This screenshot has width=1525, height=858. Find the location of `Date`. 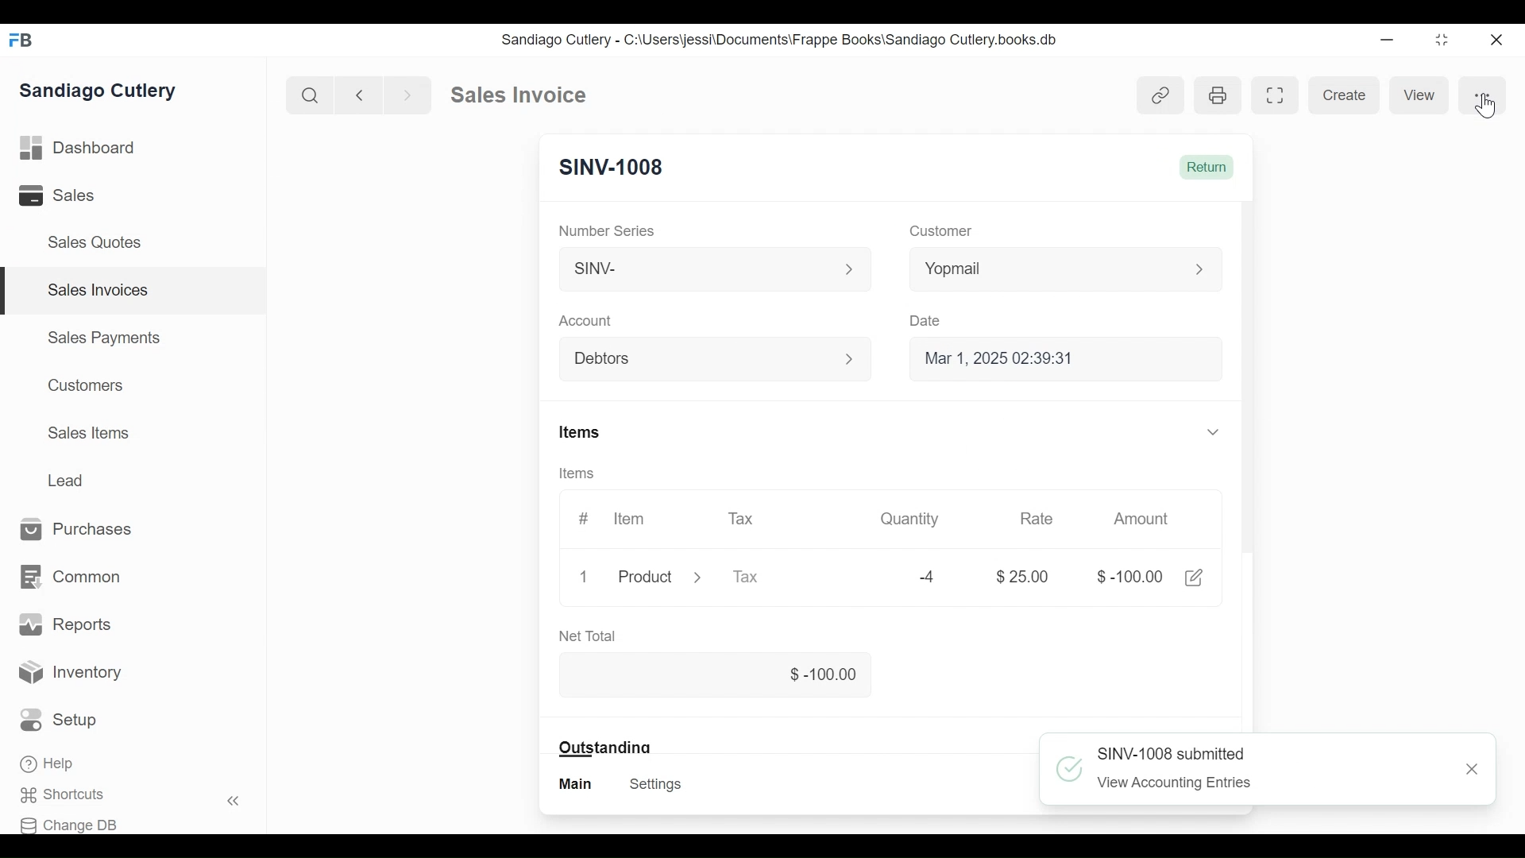

Date is located at coordinates (925, 321).